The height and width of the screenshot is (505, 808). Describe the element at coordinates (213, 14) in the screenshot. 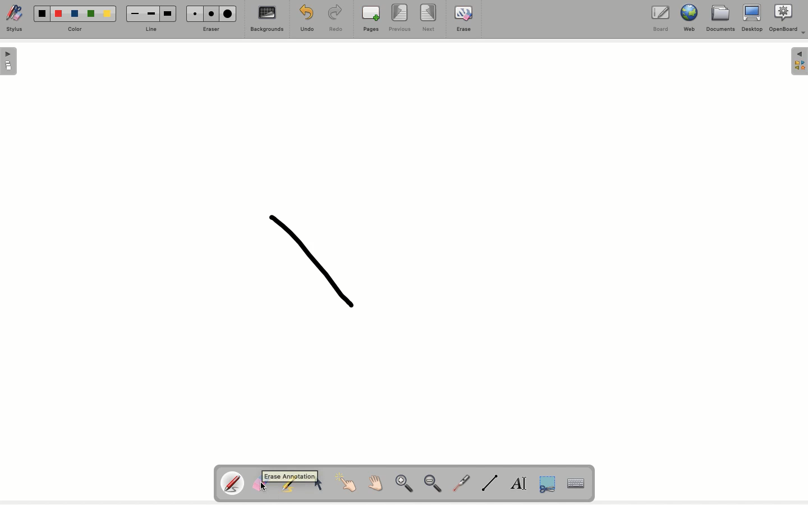

I see `Medium` at that location.